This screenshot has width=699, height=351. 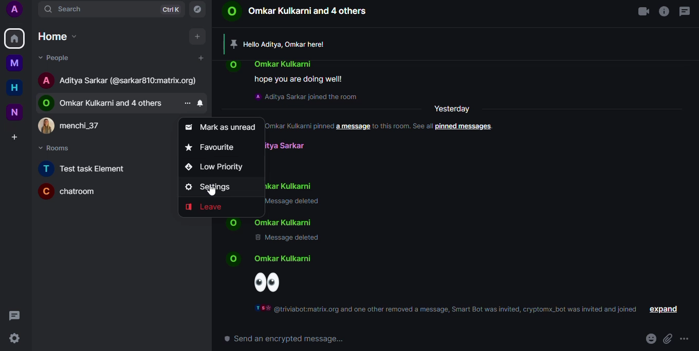 I want to click on home, so click(x=14, y=88).